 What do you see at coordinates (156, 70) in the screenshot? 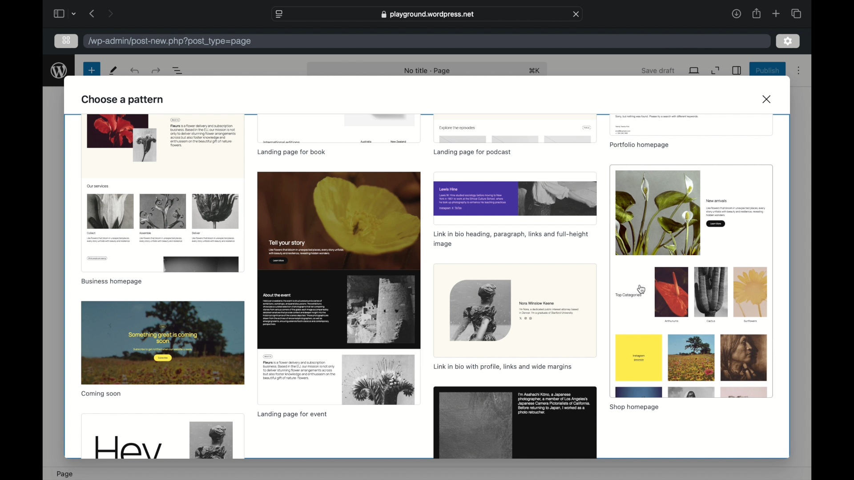
I see `undo` at bounding box center [156, 70].